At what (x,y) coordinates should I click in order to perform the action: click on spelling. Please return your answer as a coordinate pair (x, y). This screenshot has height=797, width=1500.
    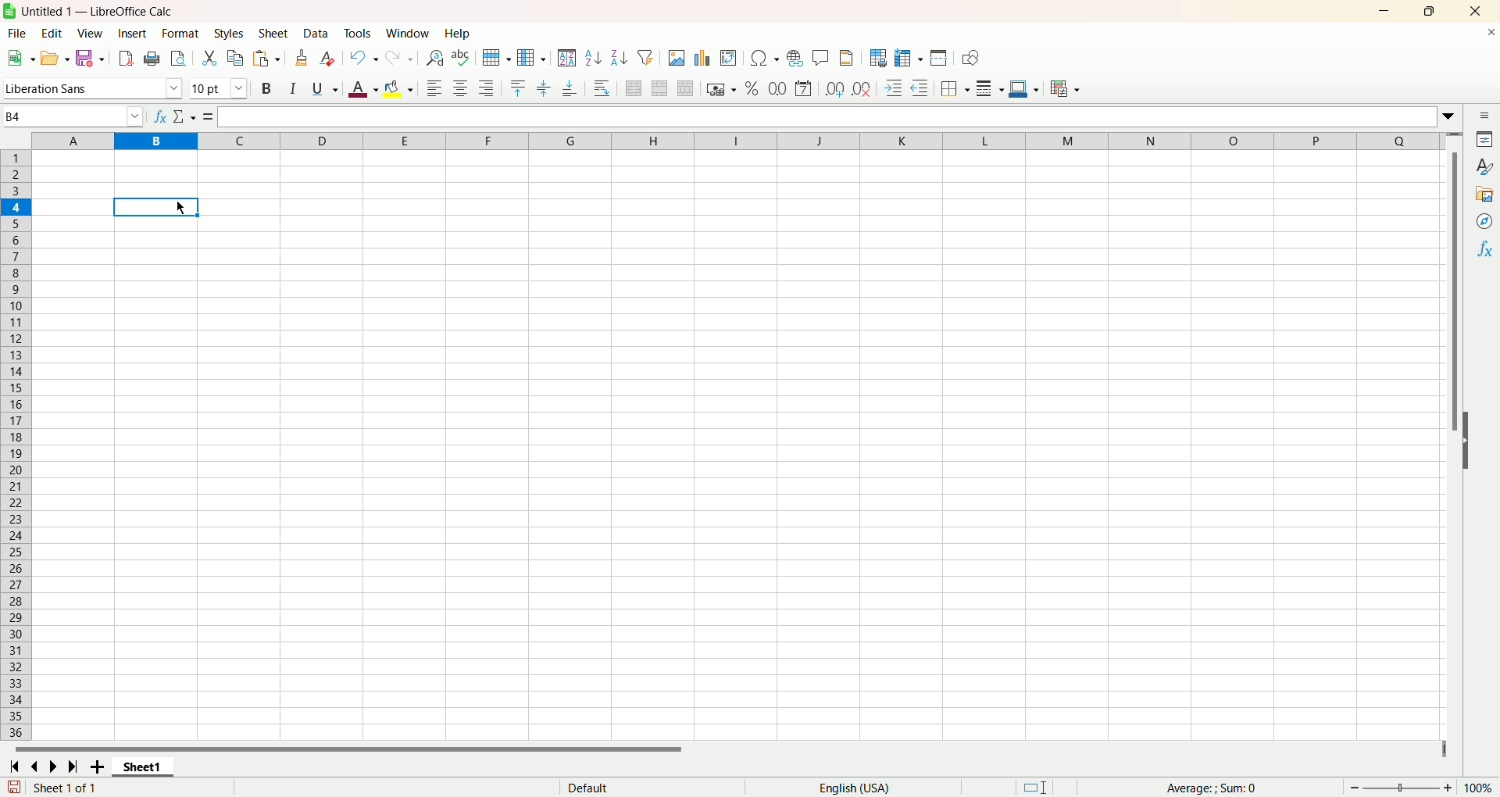
    Looking at the image, I should click on (460, 59).